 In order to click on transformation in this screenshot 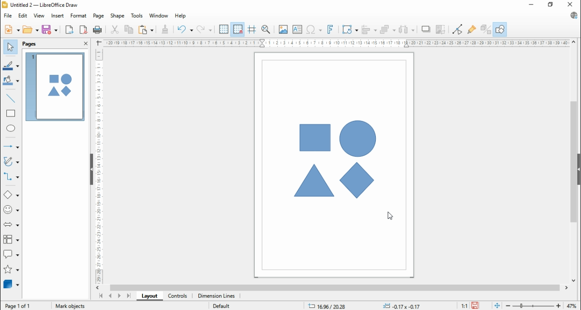, I will do `click(350, 29)`.